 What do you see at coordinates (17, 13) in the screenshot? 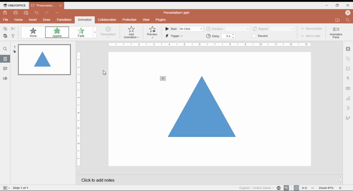
I see `print file` at bounding box center [17, 13].